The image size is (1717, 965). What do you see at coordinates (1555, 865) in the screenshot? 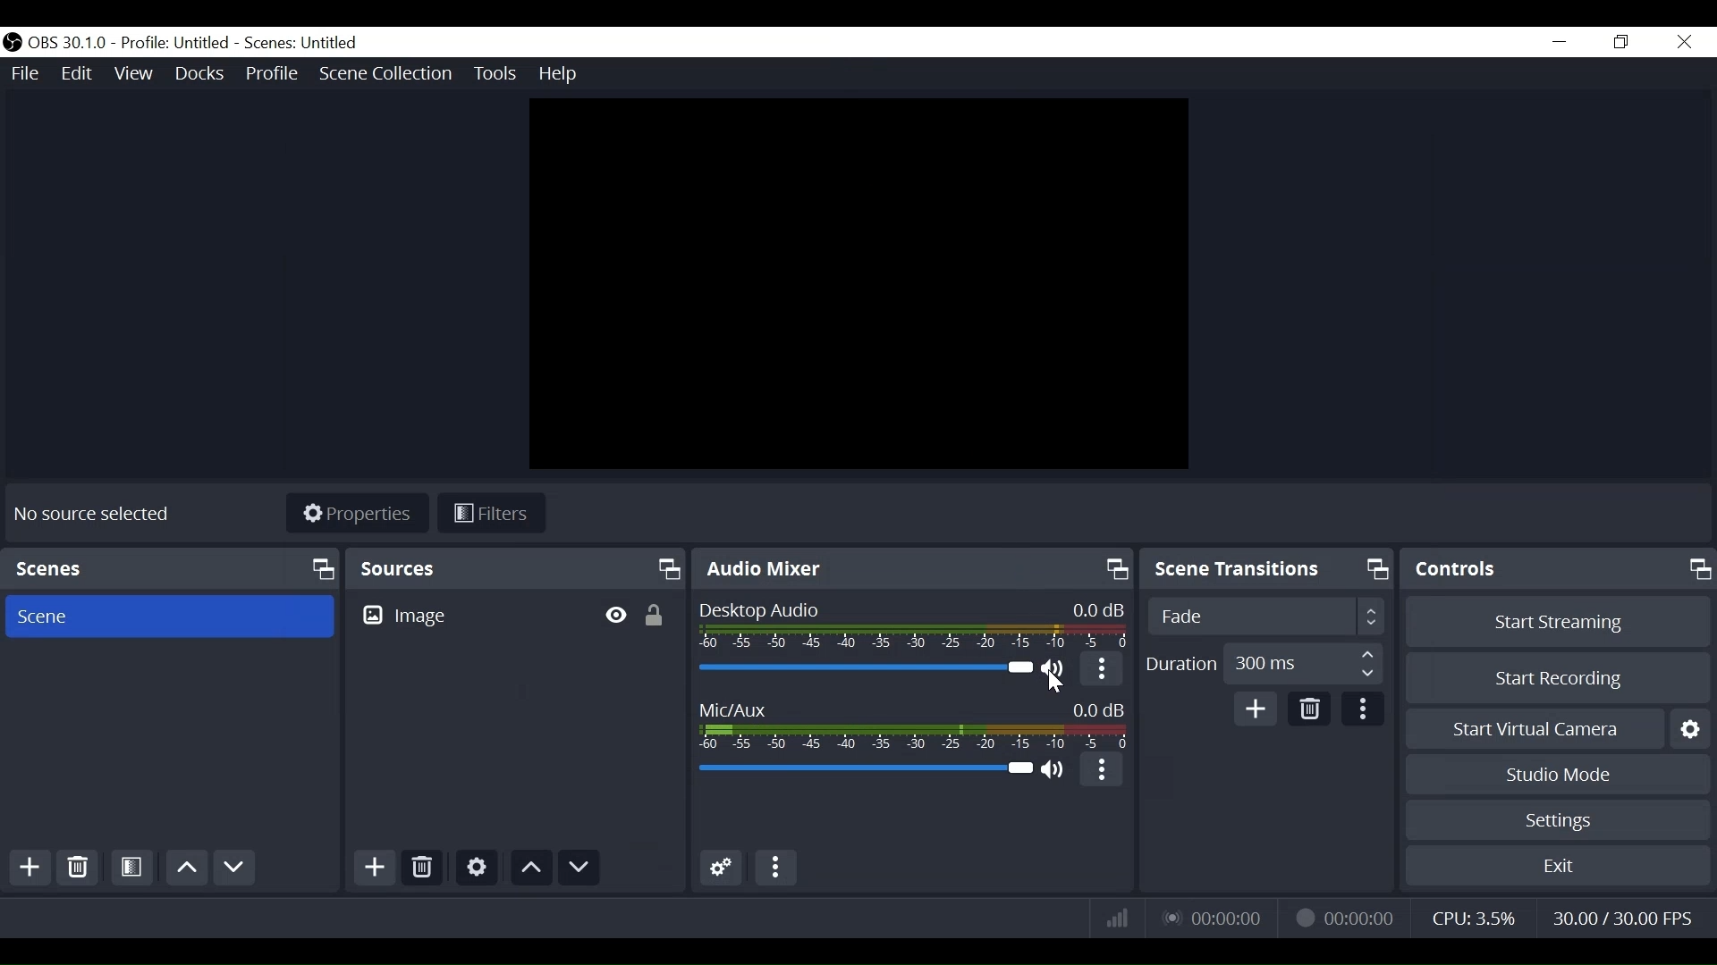
I see `Exit` at bounding box center [1555, 865].